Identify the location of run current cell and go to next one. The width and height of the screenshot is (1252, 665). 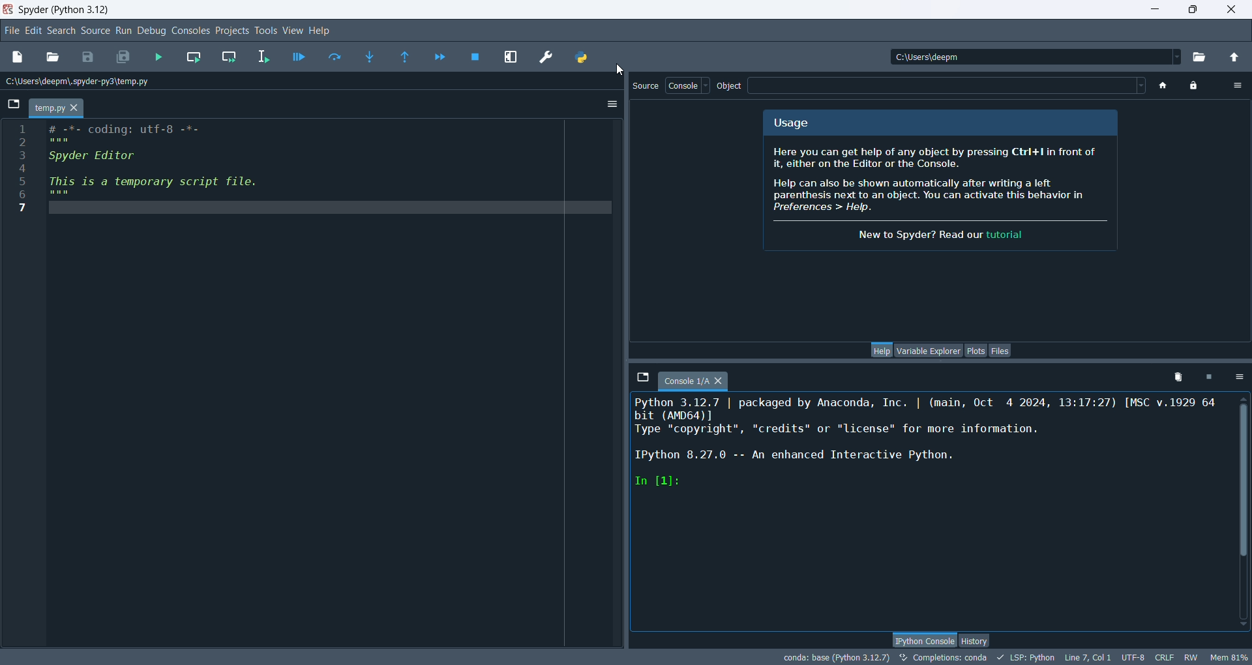
(228, 57).